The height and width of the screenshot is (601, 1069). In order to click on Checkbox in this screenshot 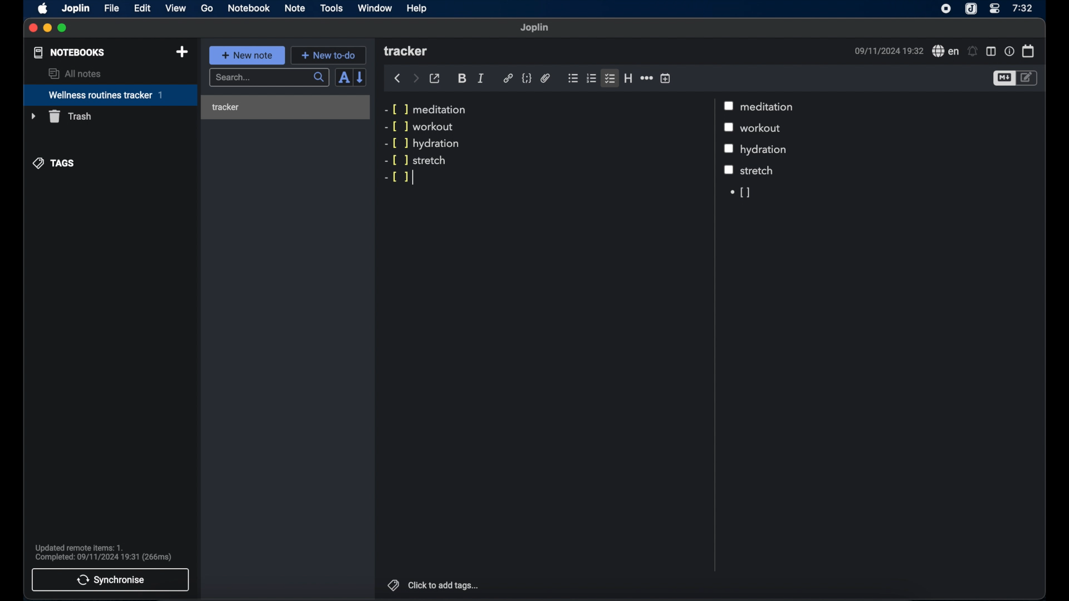, I will do `click(729, 149)`.